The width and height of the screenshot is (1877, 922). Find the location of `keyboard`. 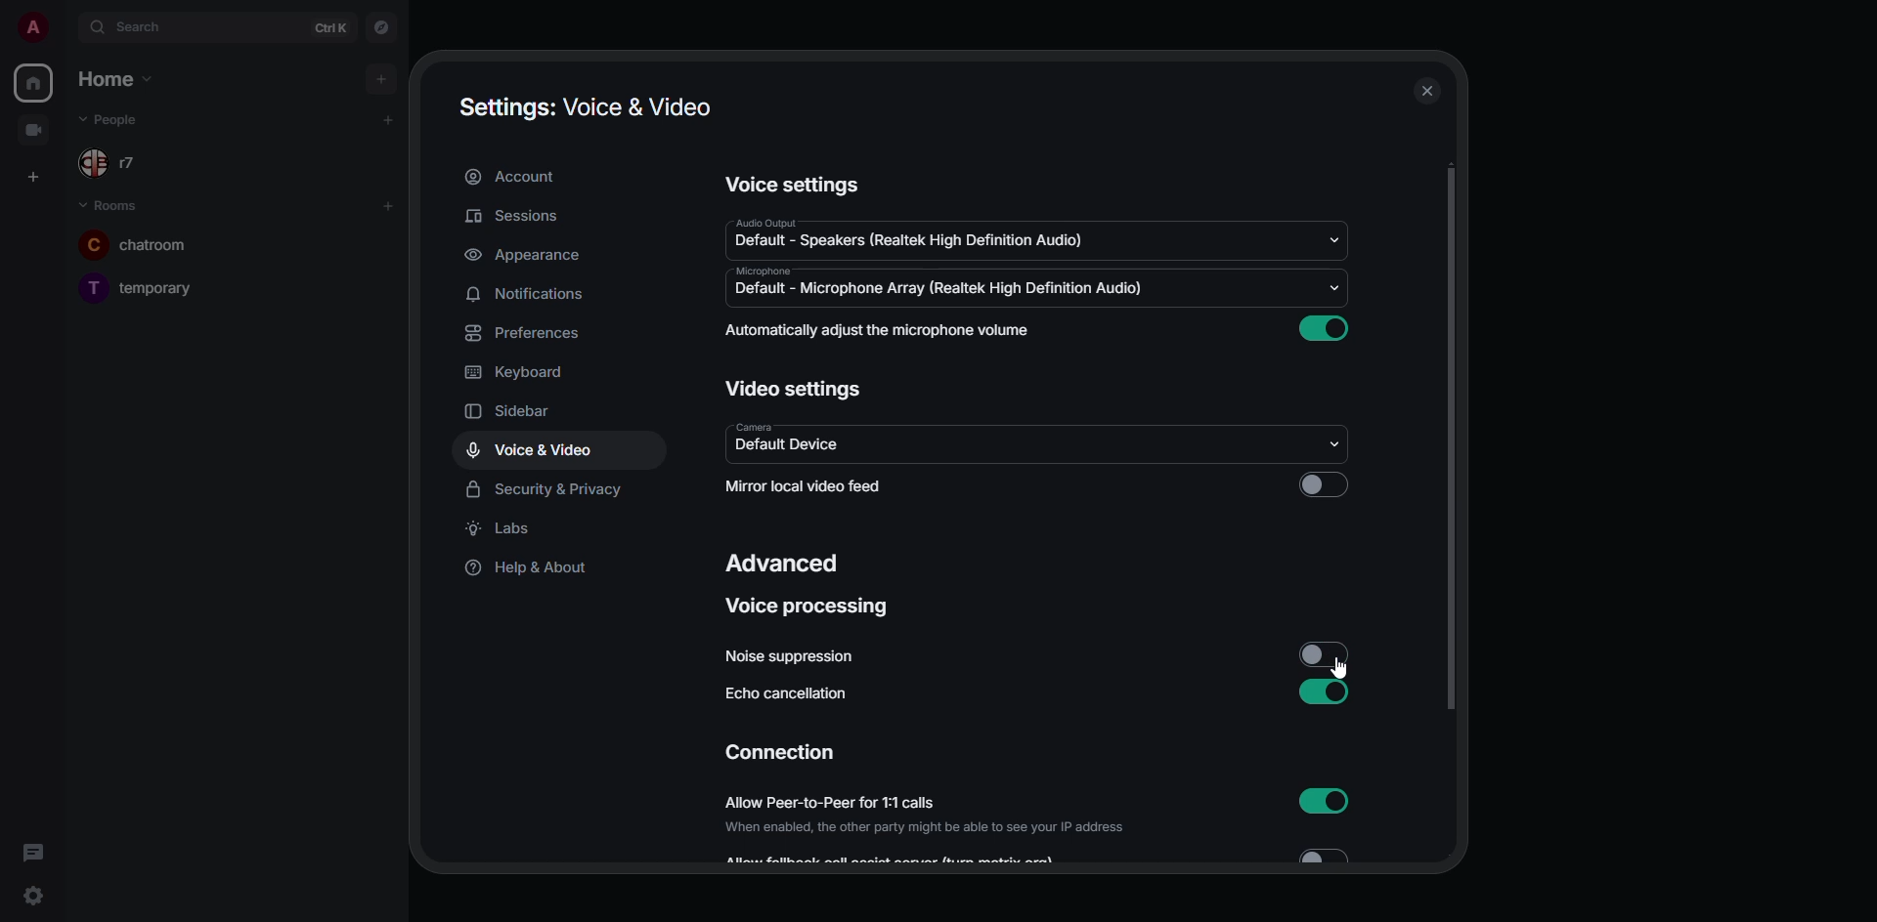

keyboard is located at coordinates (519, 372).